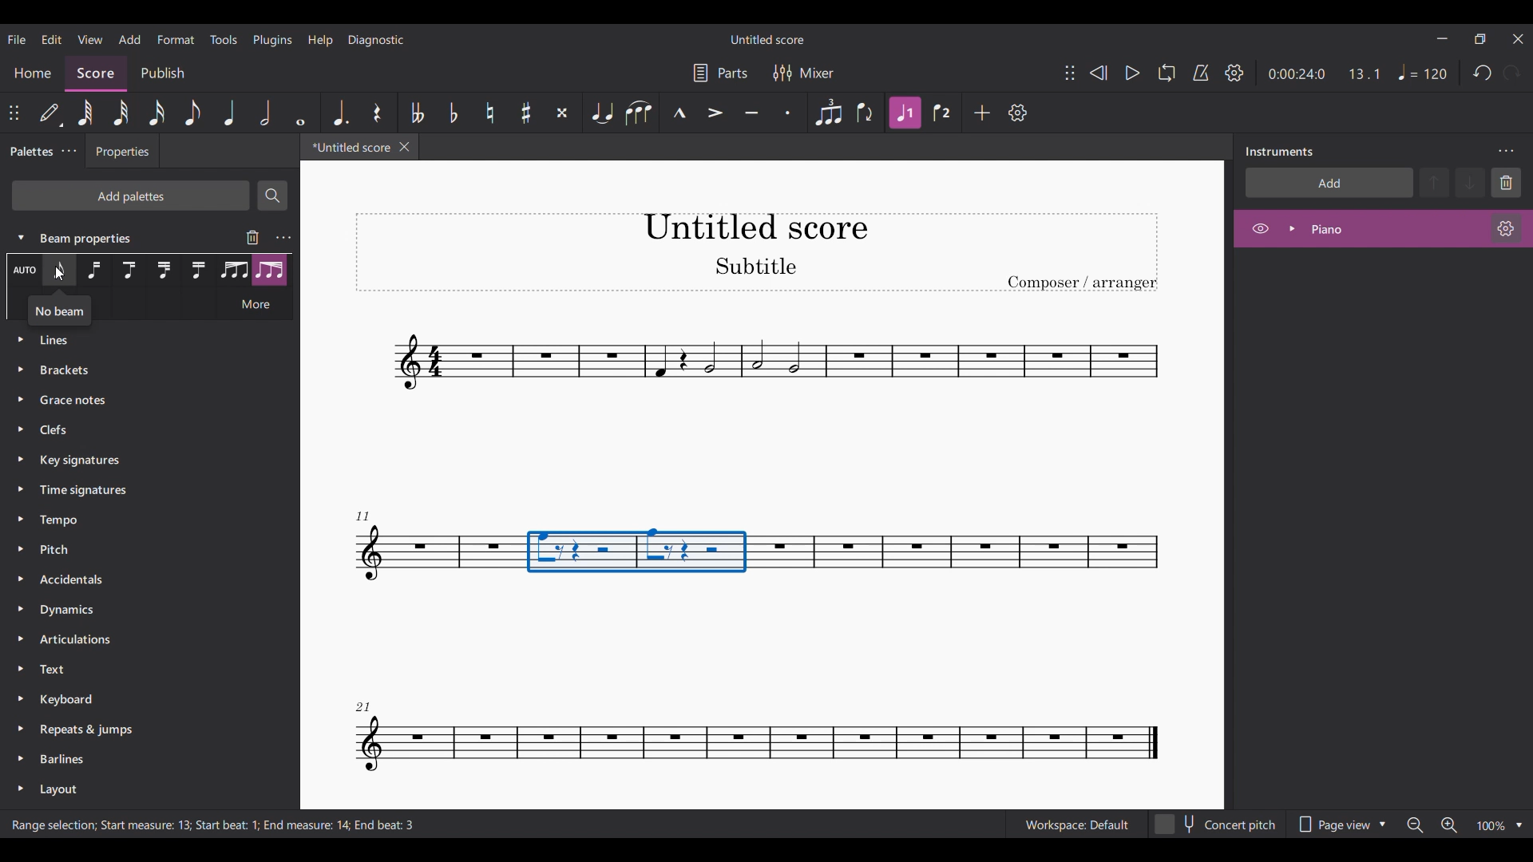 Image resolution: width=1533 pixels, height=862 pixels. Describe the element at coordinates (1234, 73) in the screenshot. I see `Playback settings` at that location.